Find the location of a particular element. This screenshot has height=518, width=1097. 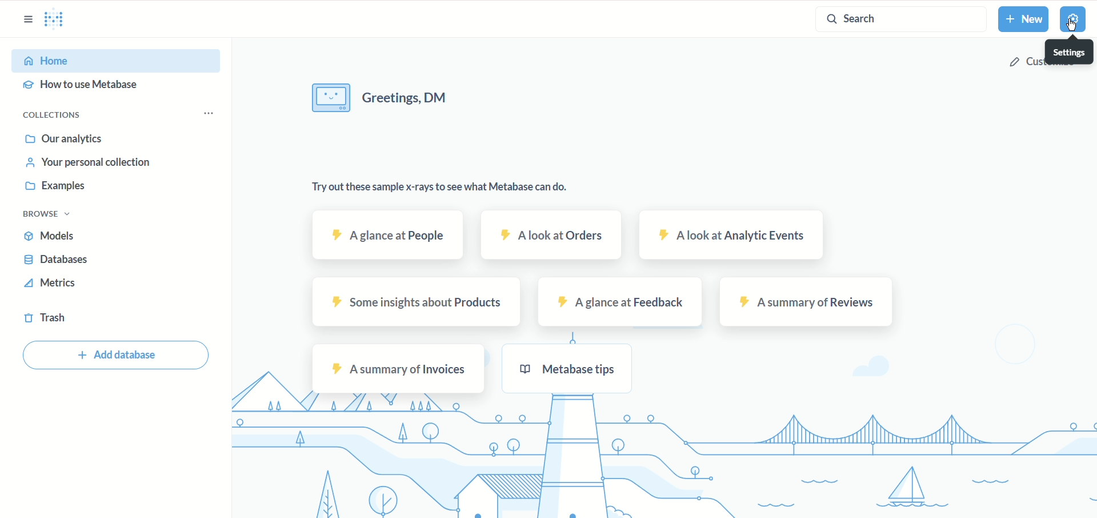

a summary of Reviews is located at coordinates (807, 302).